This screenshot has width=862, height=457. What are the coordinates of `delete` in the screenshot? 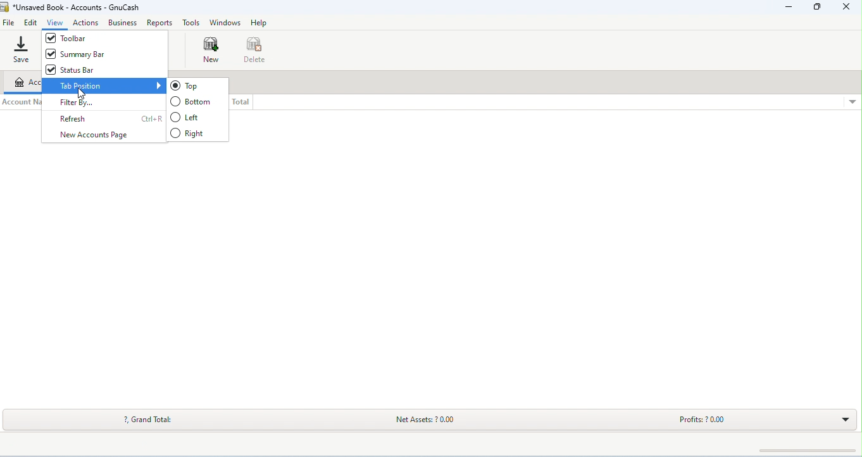 It's located at (256, 49).